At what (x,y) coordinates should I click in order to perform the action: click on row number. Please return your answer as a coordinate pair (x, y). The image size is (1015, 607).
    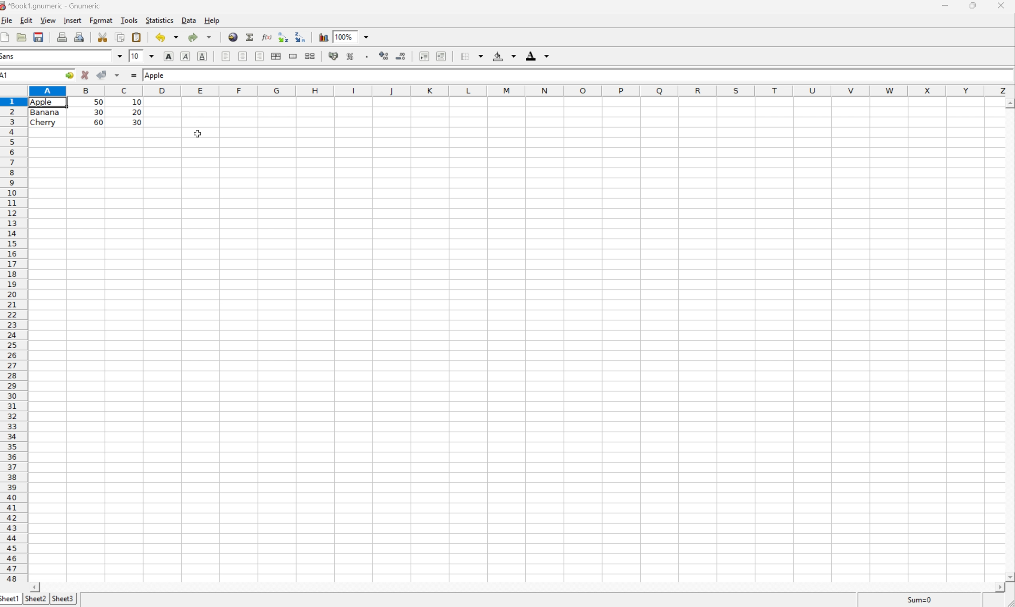
    Looking at the image, I should click on (14, 340).